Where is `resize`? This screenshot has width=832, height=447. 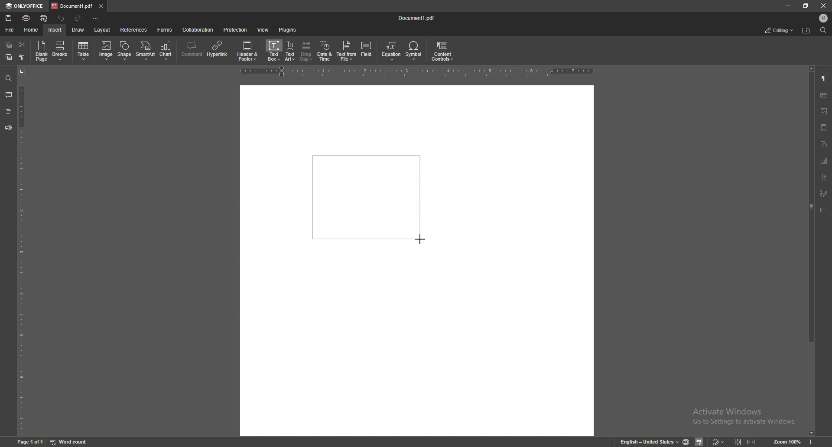 resize is located at coordinates (805, 6).